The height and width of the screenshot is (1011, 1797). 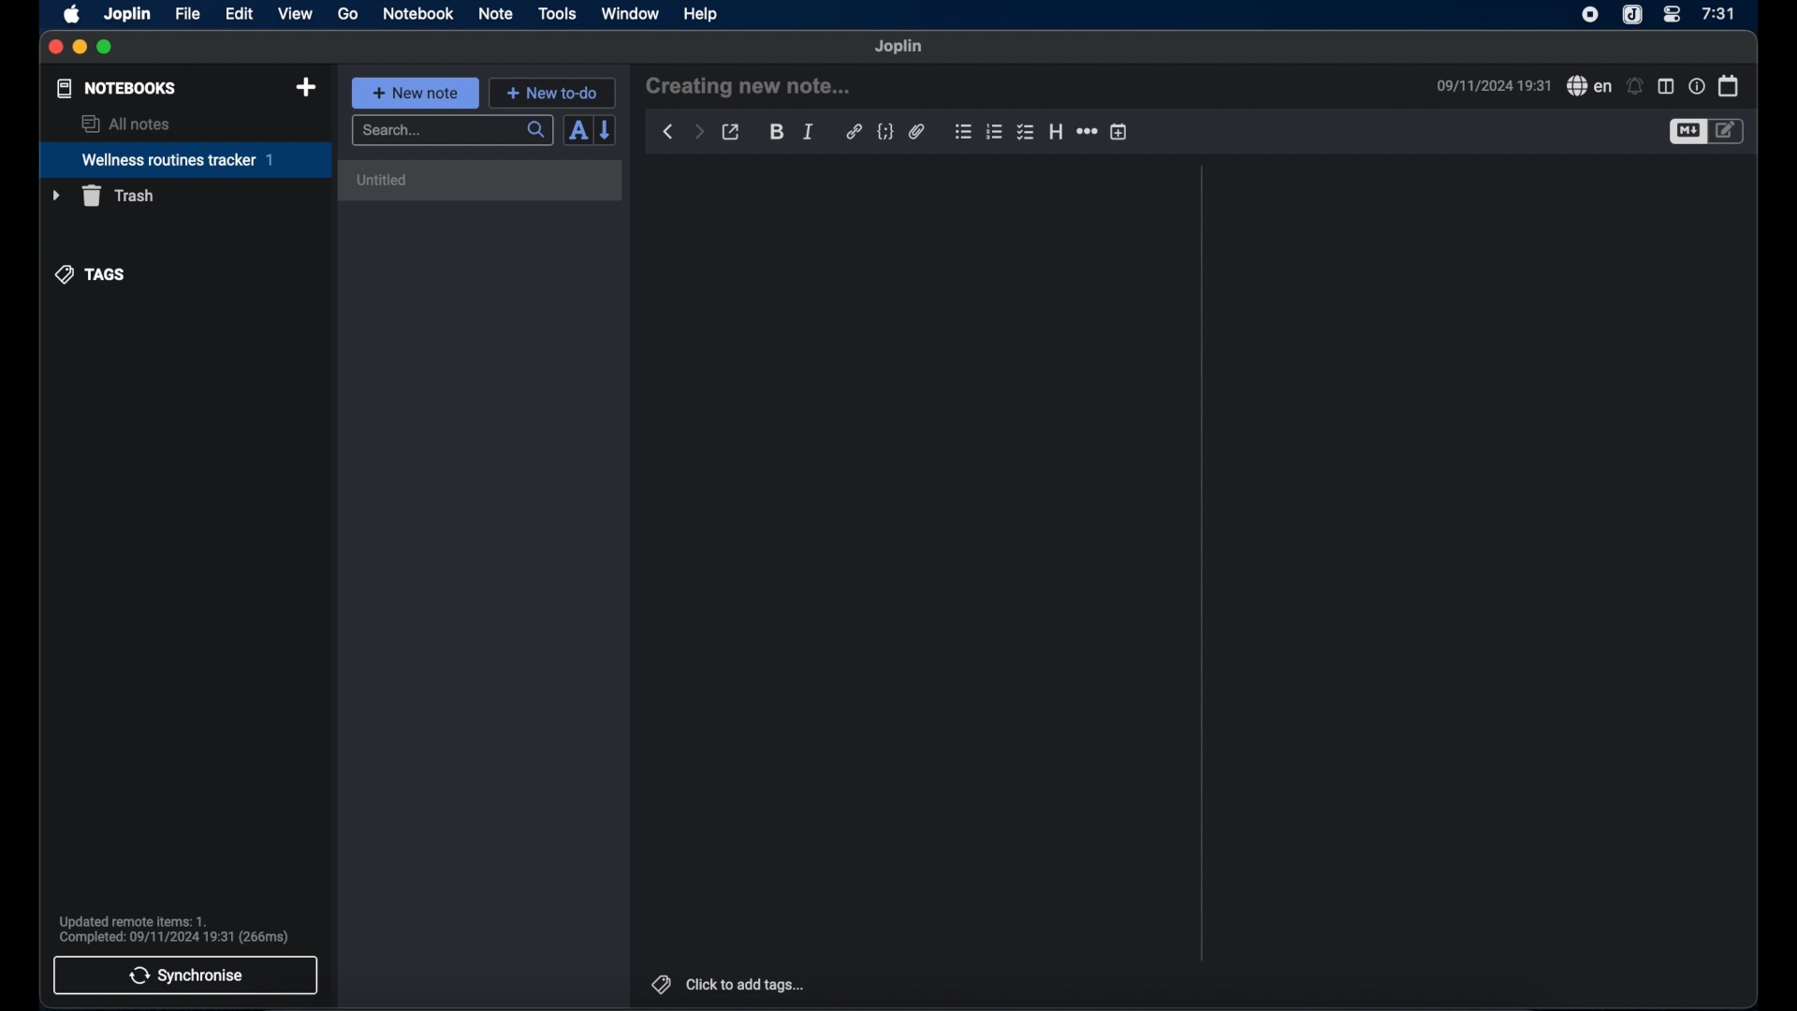 What do you see at coordinates (1665, 86) in the screenshot?
I see `toggle editor layout` at bounding box center [1665, 86].